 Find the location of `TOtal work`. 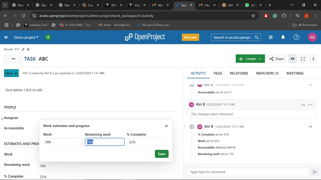

TOtal work is located at coordinates (63, 142).